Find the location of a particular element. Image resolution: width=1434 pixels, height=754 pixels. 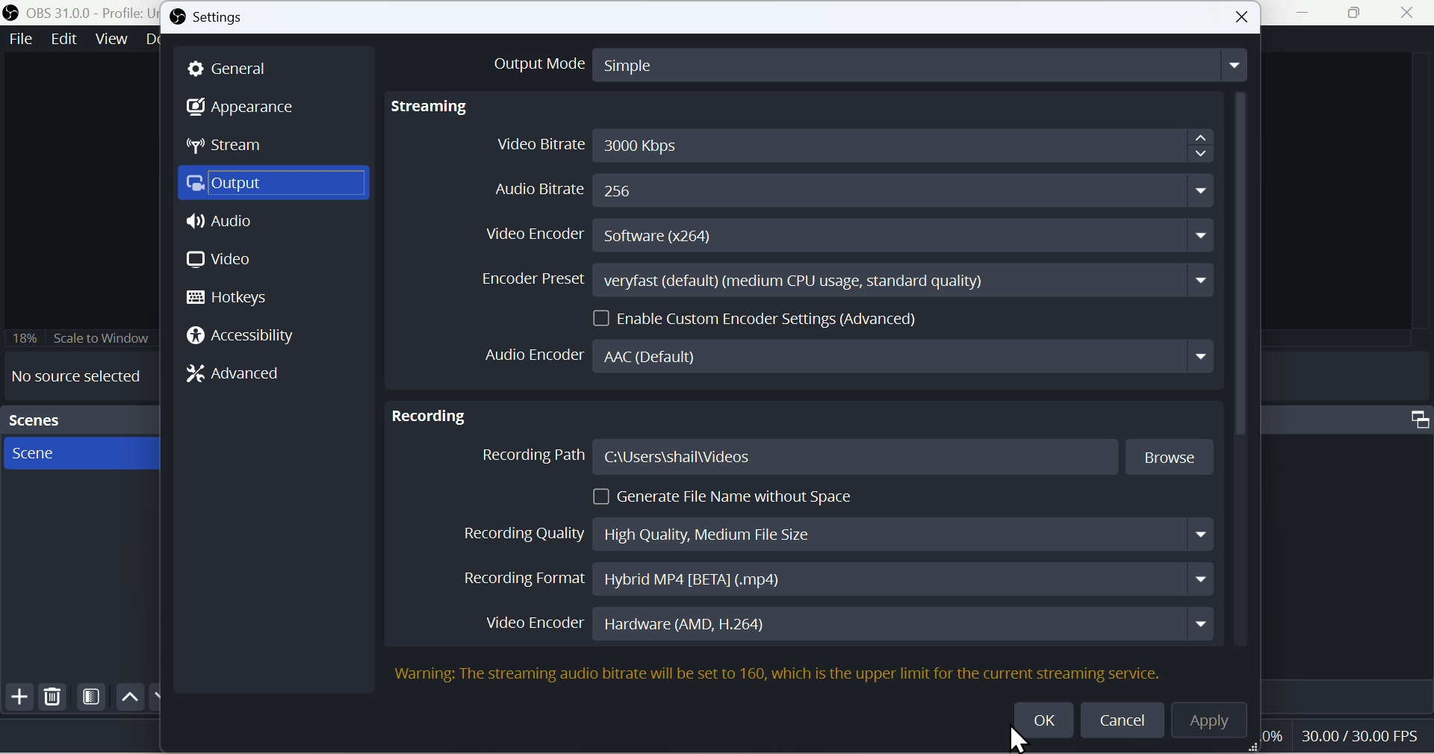

Delete is located at coordinates (53, 700).